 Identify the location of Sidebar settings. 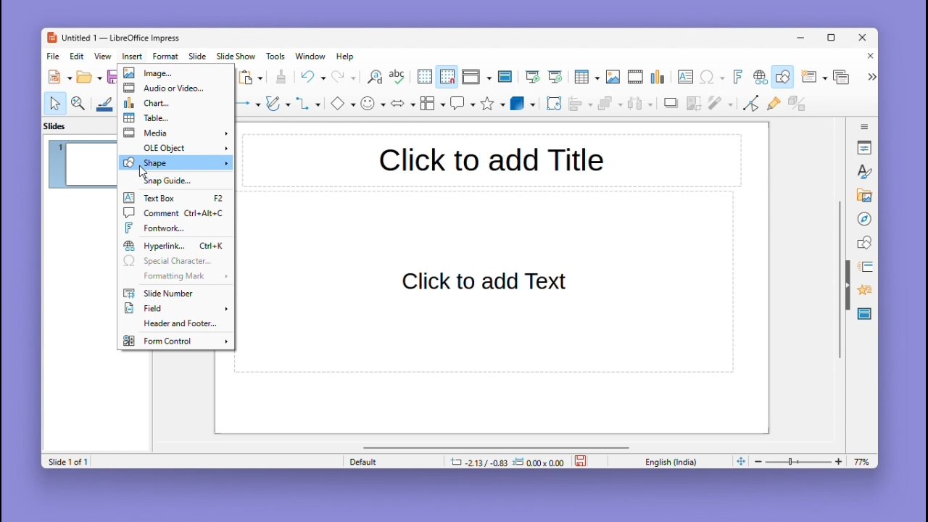
(865, 125).